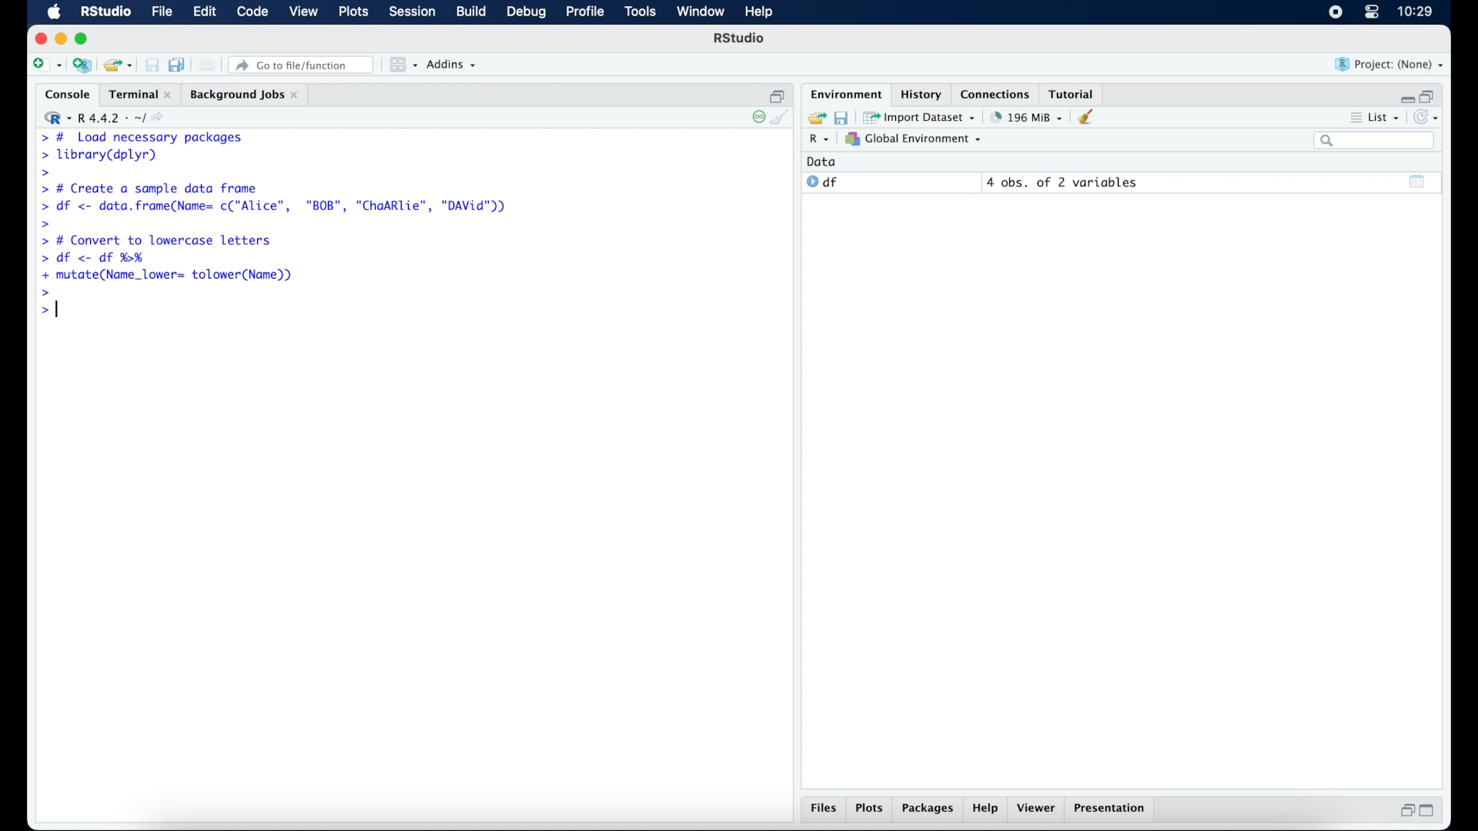 Image resolution: width=1478 pixels, height=831 pixels. I want to click on search bar, so click(1373, 142).